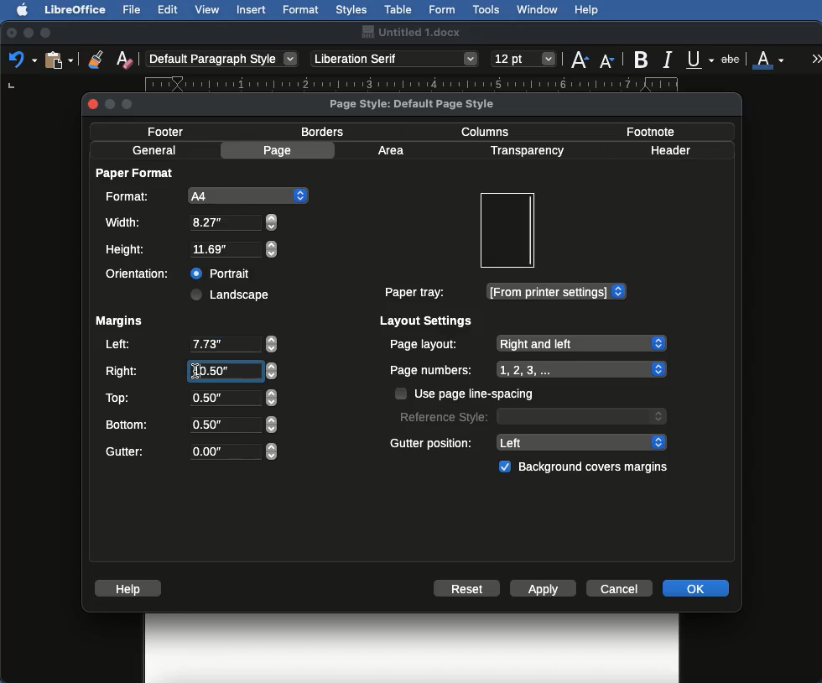 The image size is (822, 683). I want to click on OK, so click(695, 587).